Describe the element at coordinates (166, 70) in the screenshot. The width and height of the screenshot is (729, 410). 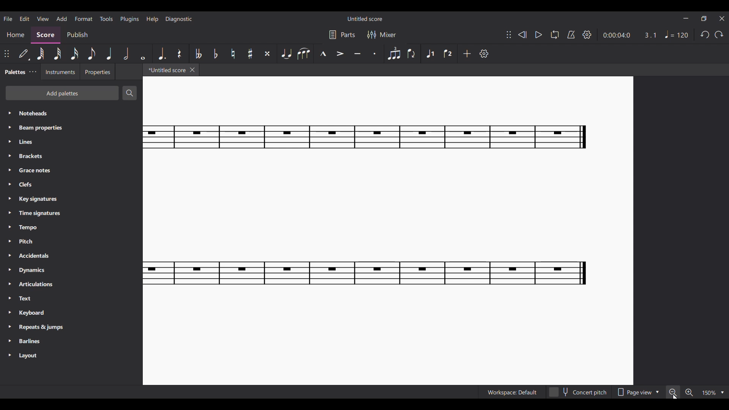
I see `*Untitle score, current tab` at that location.